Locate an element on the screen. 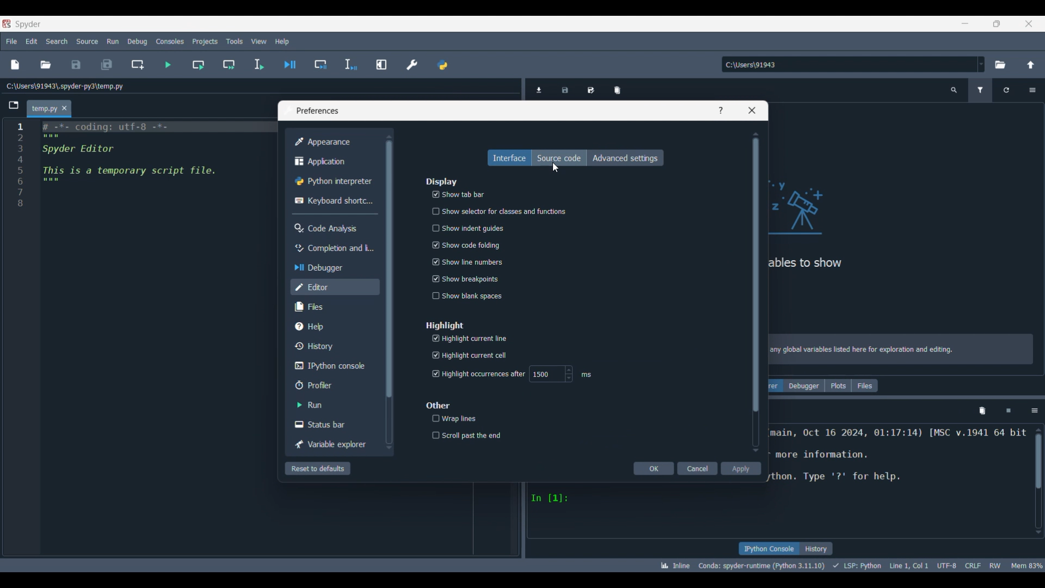 Image resolution: width=1045 pixels, height=588 pixels. Projects menu is located at coordinates (205, 41).